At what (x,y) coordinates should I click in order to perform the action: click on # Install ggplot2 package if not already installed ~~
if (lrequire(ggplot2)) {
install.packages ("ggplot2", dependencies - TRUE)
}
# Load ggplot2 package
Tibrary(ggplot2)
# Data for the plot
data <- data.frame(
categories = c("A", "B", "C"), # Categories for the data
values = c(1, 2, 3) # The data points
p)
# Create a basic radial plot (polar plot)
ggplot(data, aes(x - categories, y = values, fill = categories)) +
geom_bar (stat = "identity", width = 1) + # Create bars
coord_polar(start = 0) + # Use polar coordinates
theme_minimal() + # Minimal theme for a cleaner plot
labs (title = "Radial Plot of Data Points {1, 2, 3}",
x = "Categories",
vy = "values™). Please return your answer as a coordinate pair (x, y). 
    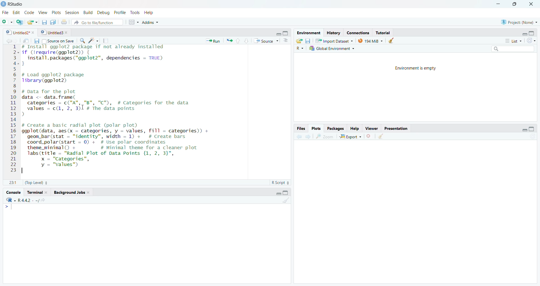
    Looking at the image, I should click on (151, 110).